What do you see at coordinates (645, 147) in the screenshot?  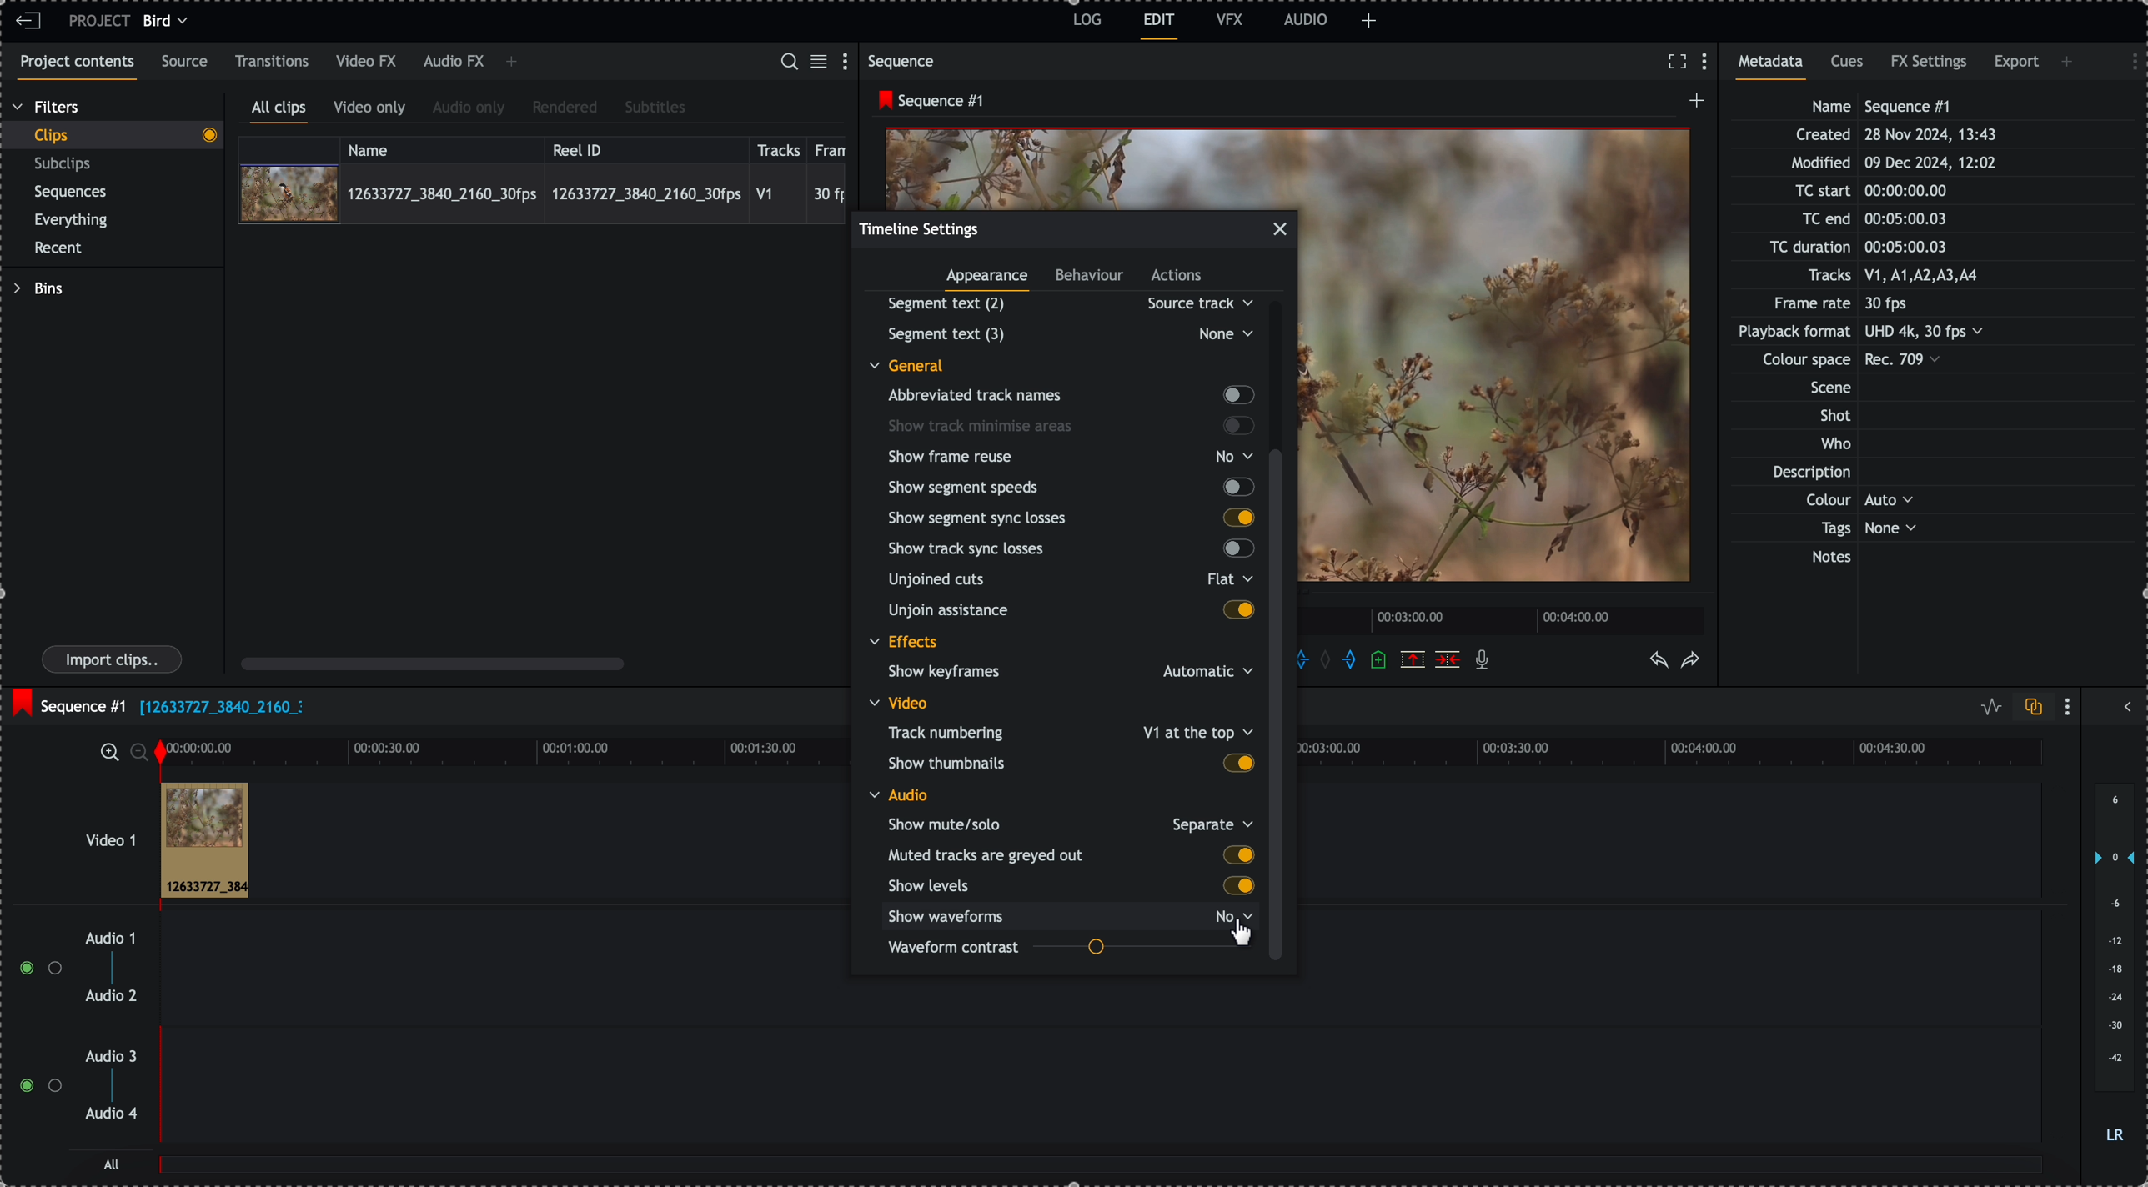 I see `reel ID` at bounding box center [645, 147].